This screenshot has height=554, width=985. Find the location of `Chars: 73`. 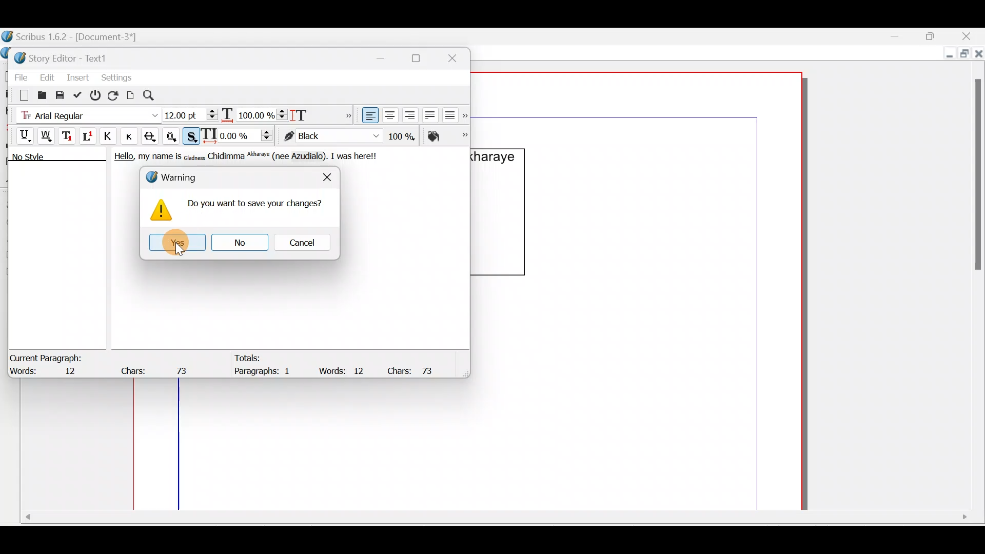

Chars: 73 is located at coordinates (157, 368).